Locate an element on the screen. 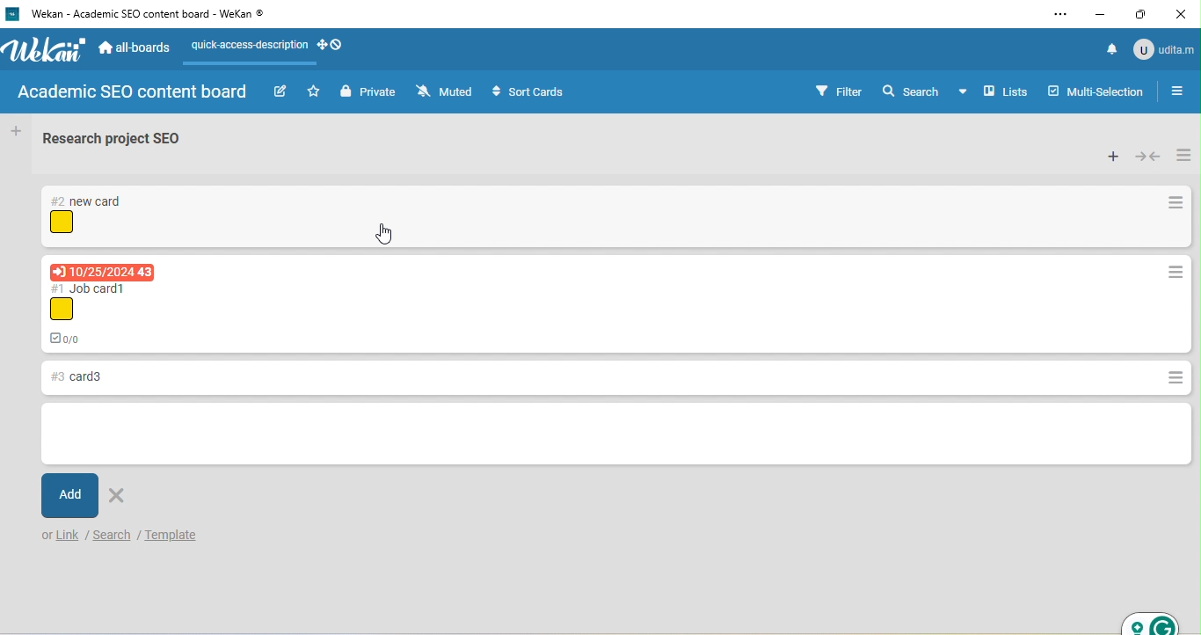  edit is located at coordinates (280, 92).